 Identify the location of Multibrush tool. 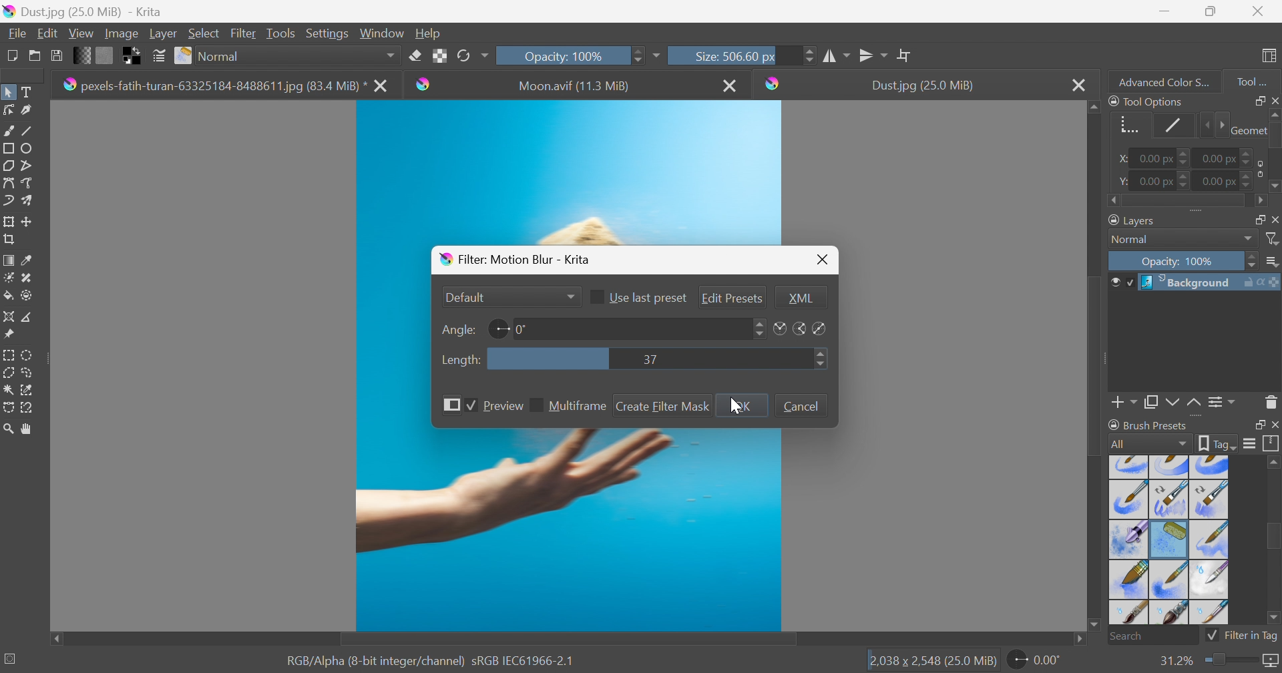
(31, 200).